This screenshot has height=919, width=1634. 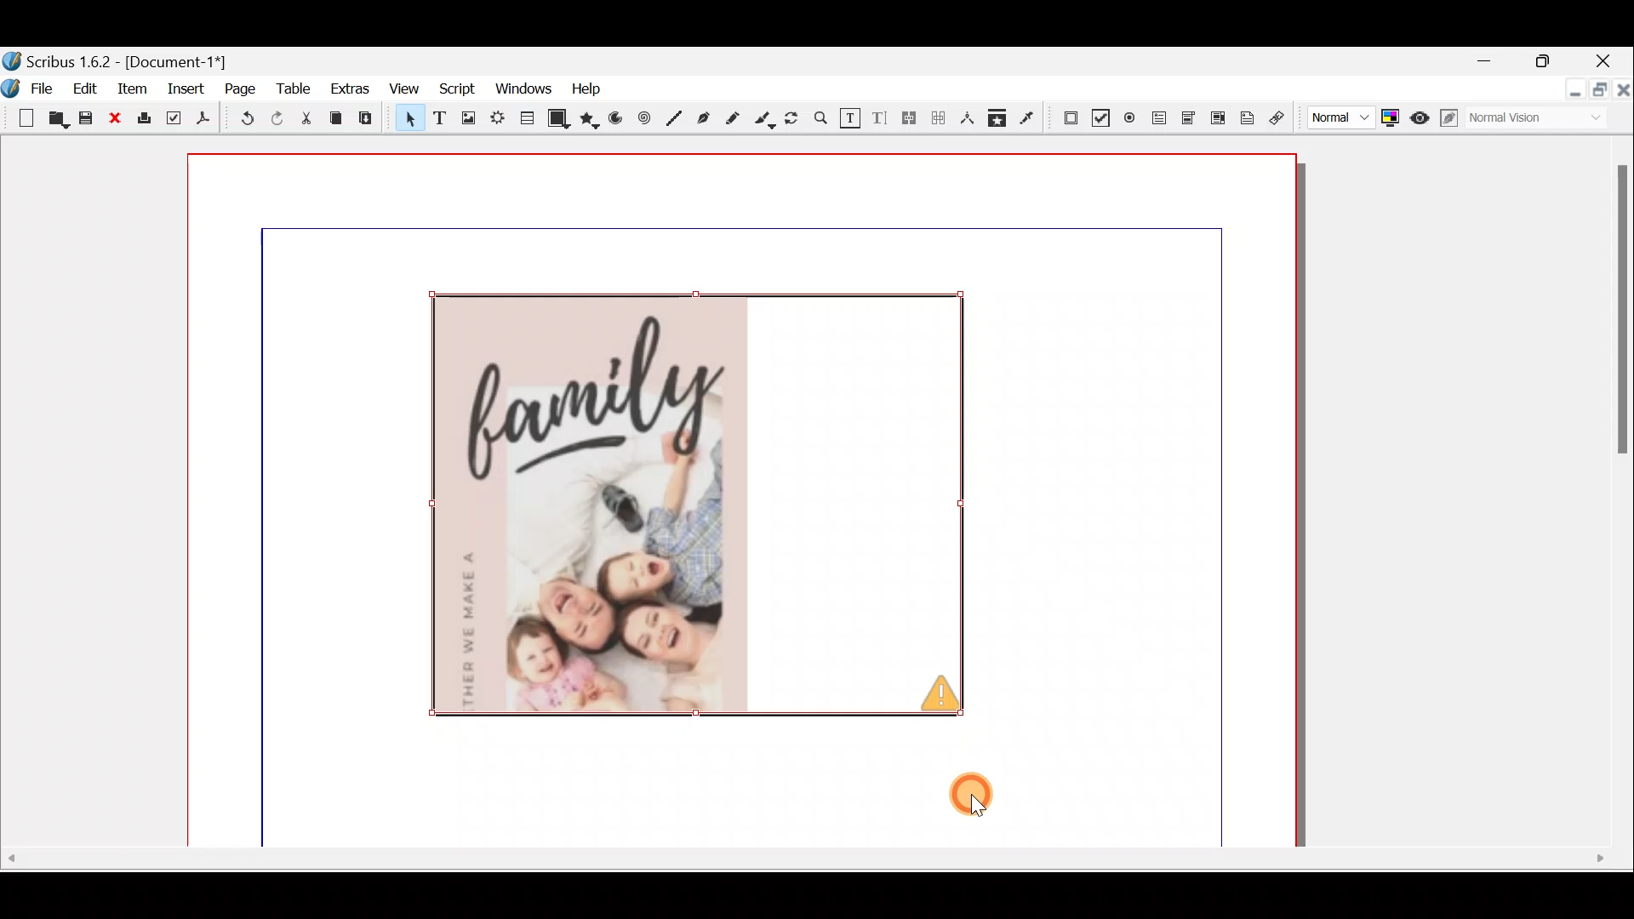 I want to click on Table, so click(x=293, y=86).